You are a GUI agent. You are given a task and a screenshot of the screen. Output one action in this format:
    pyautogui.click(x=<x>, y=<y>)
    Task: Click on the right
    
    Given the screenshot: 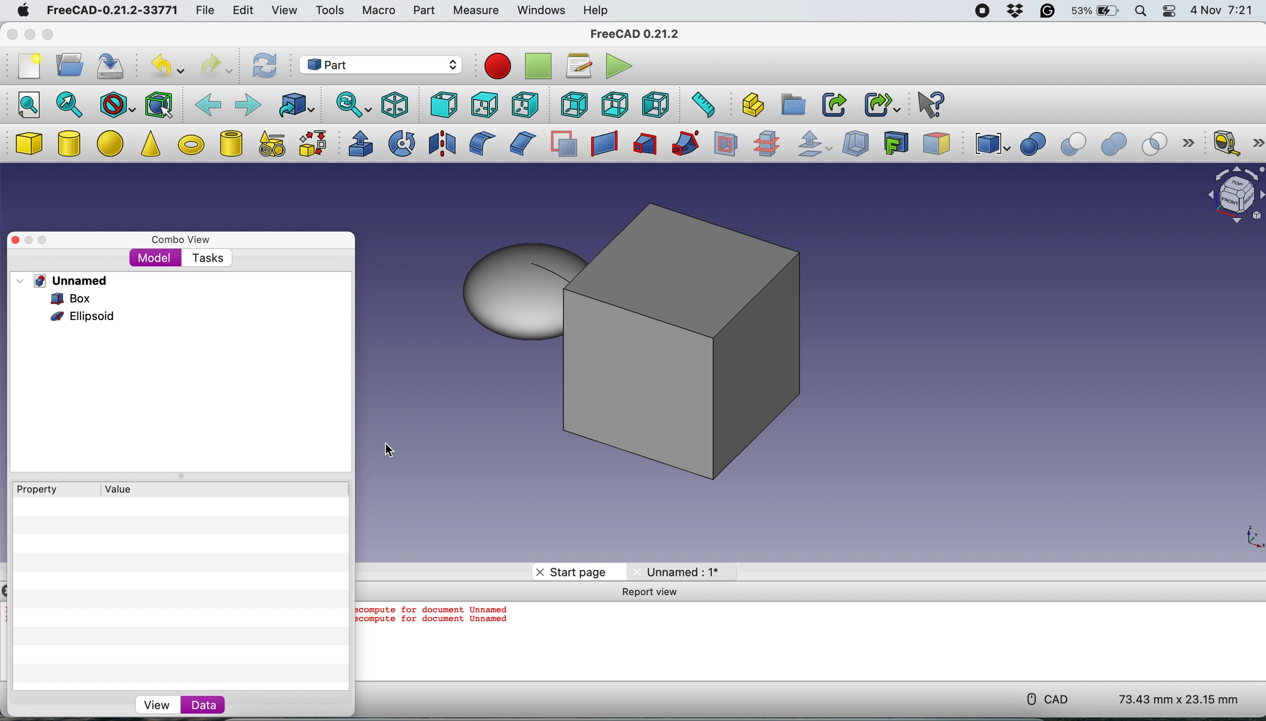 What is the action you would take?
    pyautogui.click(x=523, y=106)
    